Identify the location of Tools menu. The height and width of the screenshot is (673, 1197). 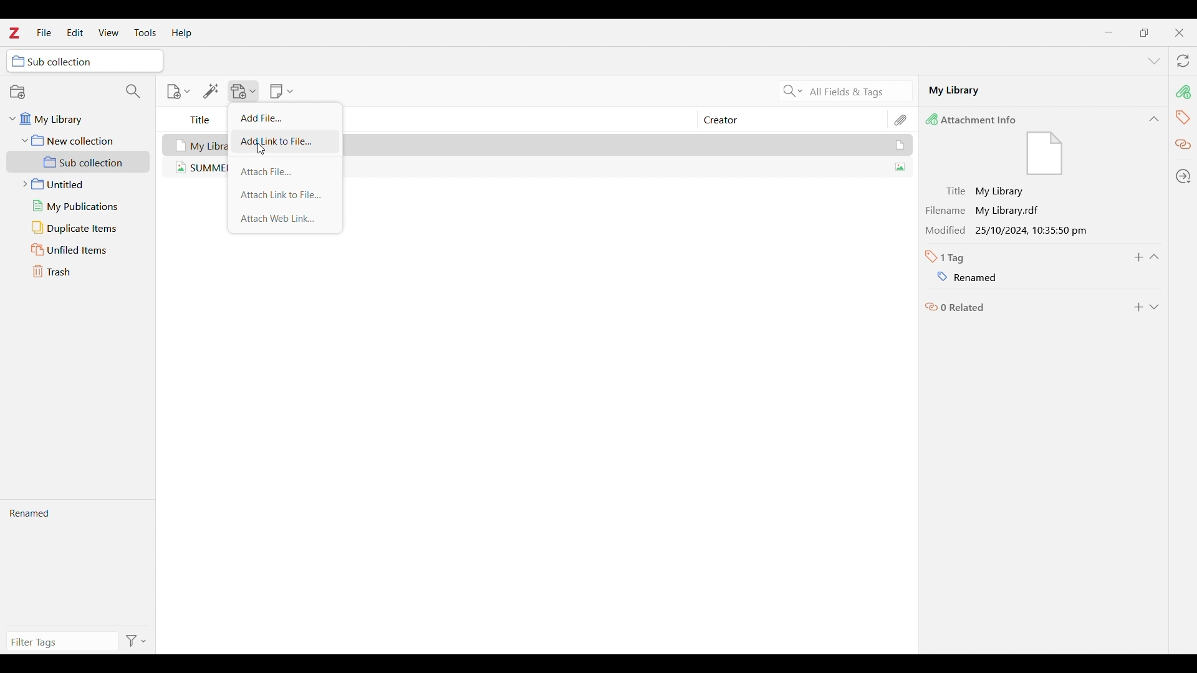
(145, 32).